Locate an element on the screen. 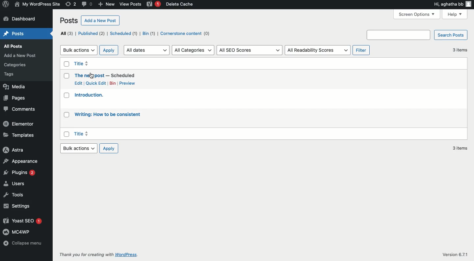 The height and width of the screenshot is (261, 474). New is located at coordinates (106, 5).